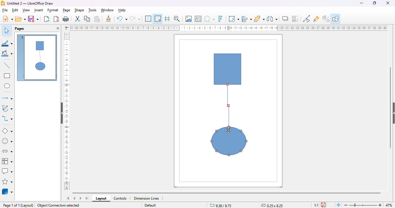 This screenshot has width=395, height=208. What do you see at coordinates (167, 19) in the screenshot?
I see `helplines while moving` at bounding box center [167, 19].